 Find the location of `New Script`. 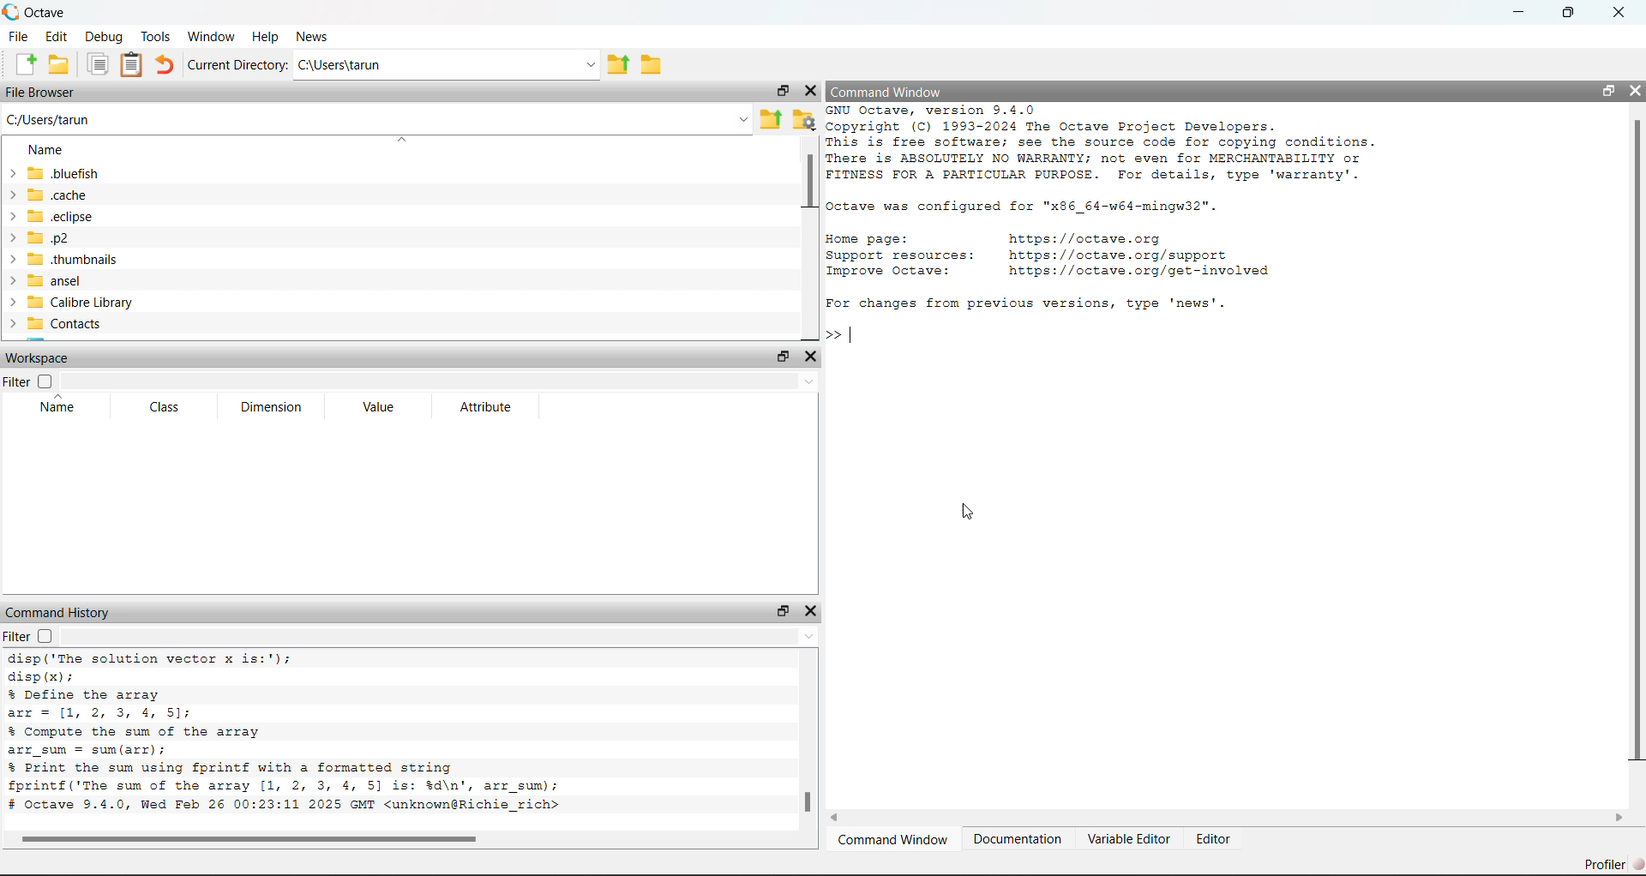

New Script is located at coordinates (26, 63).